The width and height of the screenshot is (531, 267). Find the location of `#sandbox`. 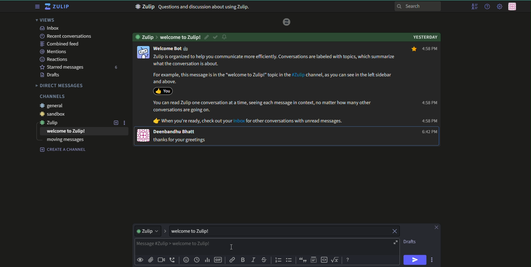

#sandbox is located at coordinates (55, 114).